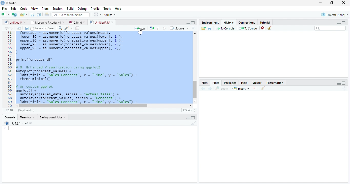 This screenshot has height=184, width=350. Describe the element at coordinates (254, 88) in the screenshot. I see `Delete` at that location.